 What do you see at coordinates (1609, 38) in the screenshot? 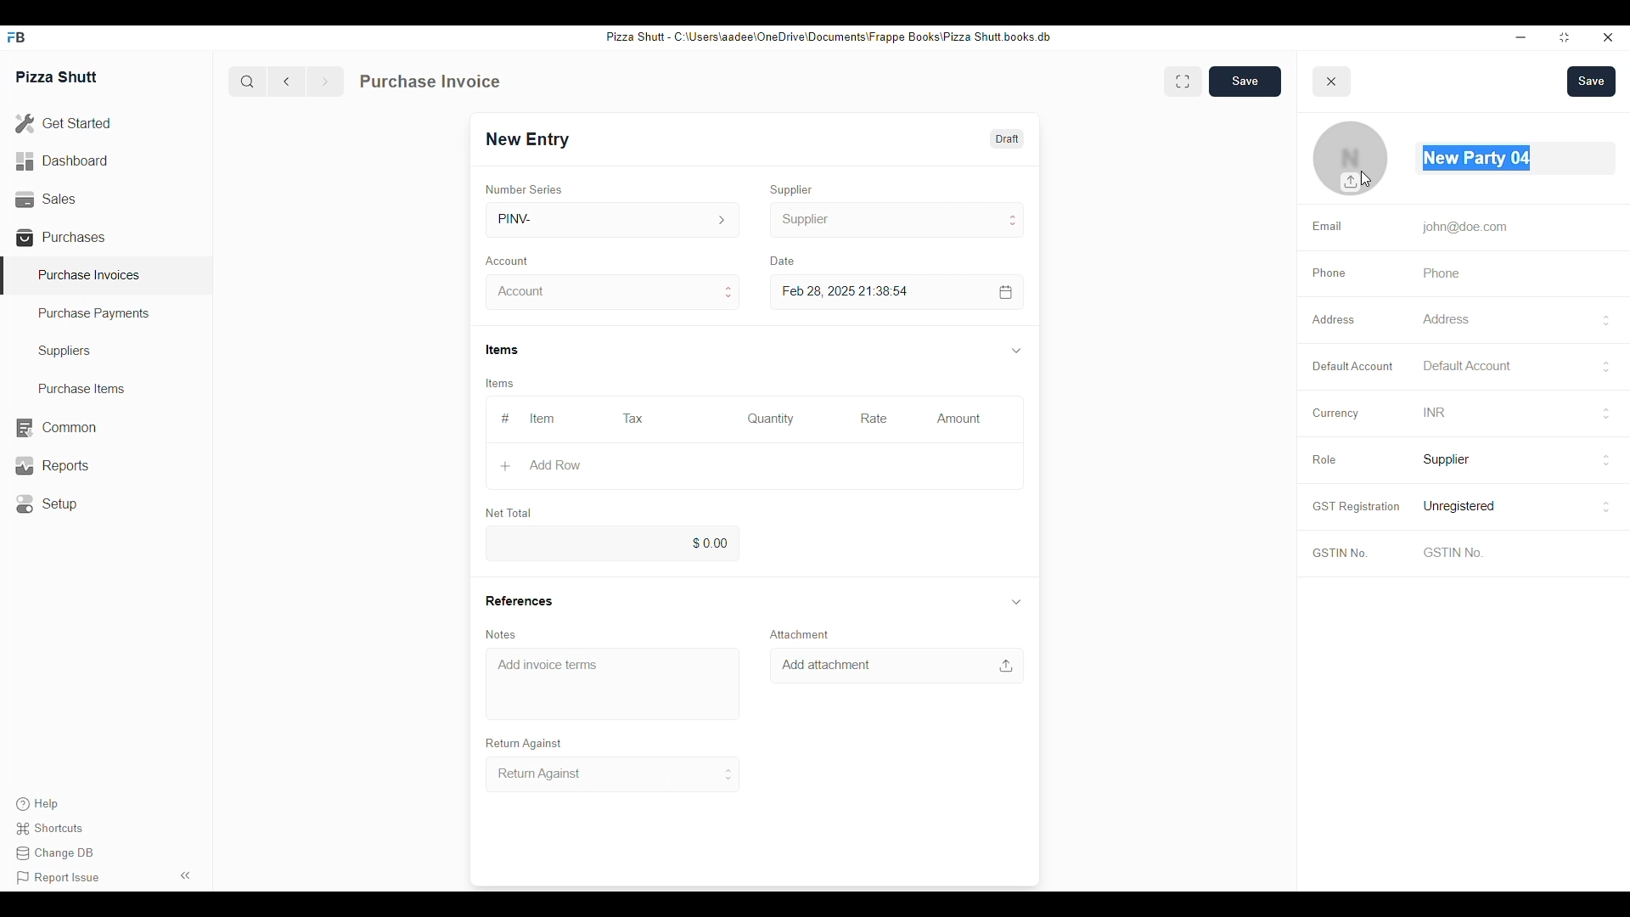
I see `close` at bounding box center [1609, 38].